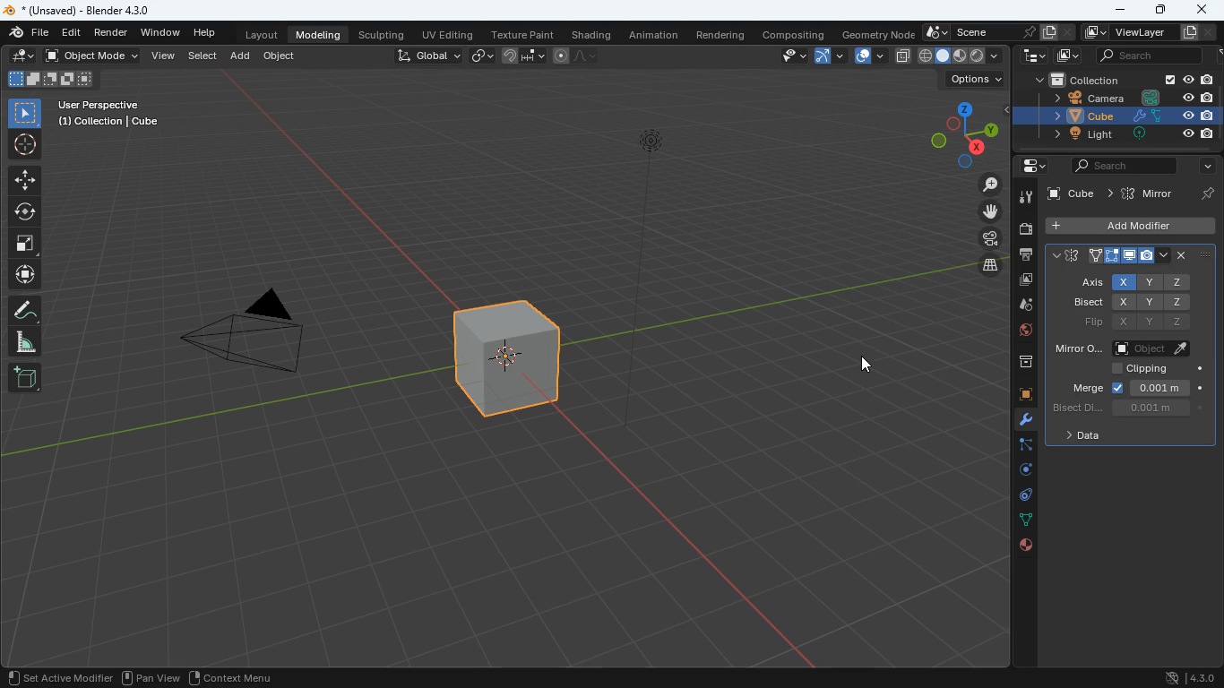  What do you see at coordinates (1162, 11) in the screenshot?
I see `maximize` at bounding box center [1162, 11].